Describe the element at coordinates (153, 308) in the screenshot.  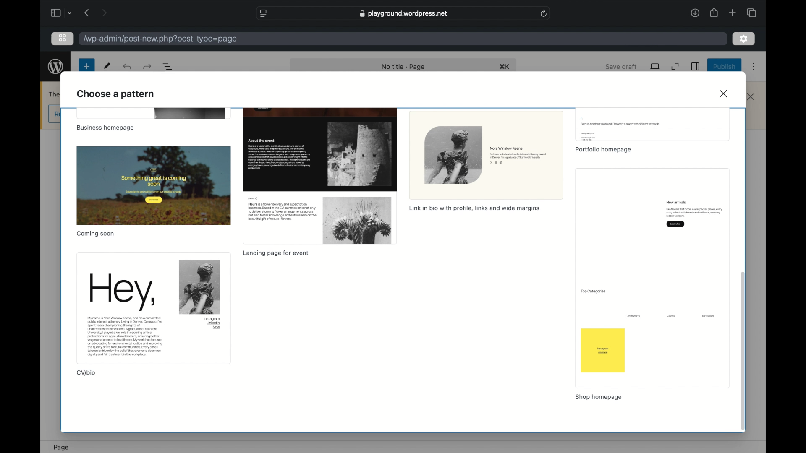
I see `preview` at that location.